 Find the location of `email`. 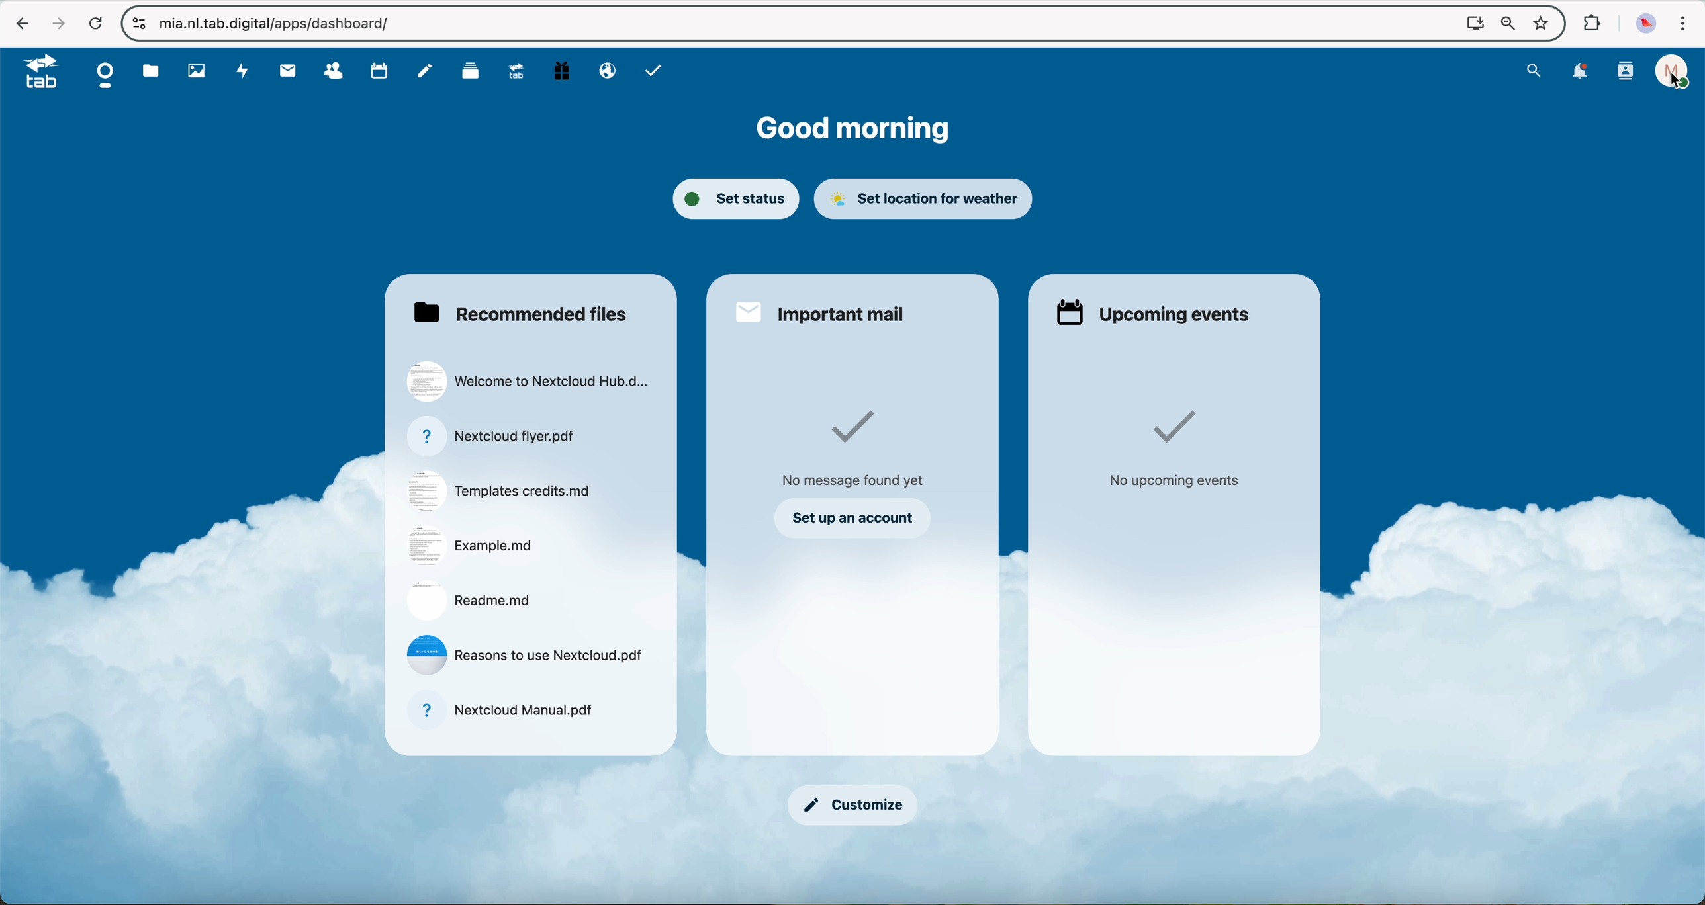

email is located at coordinates (605, 71).